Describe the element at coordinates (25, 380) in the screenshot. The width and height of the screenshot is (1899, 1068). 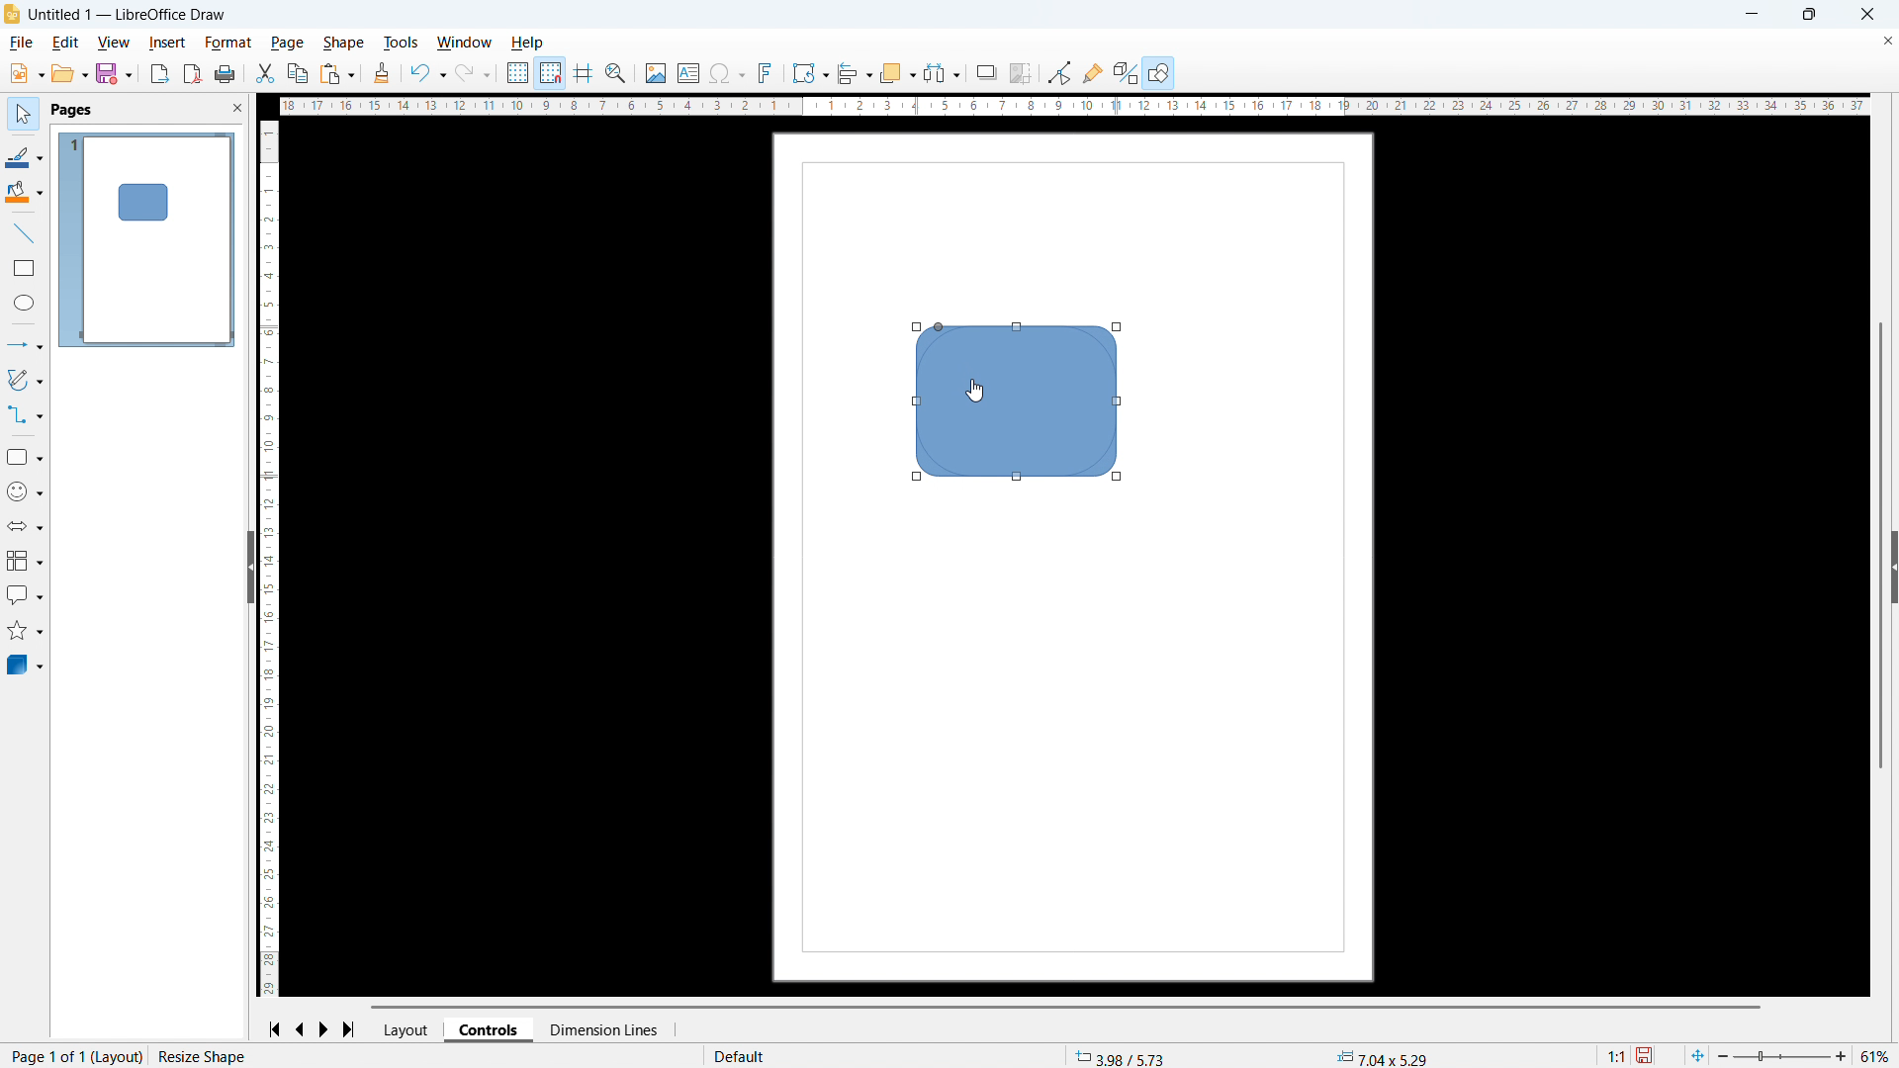
I see `Curves and polygons ` at that location.